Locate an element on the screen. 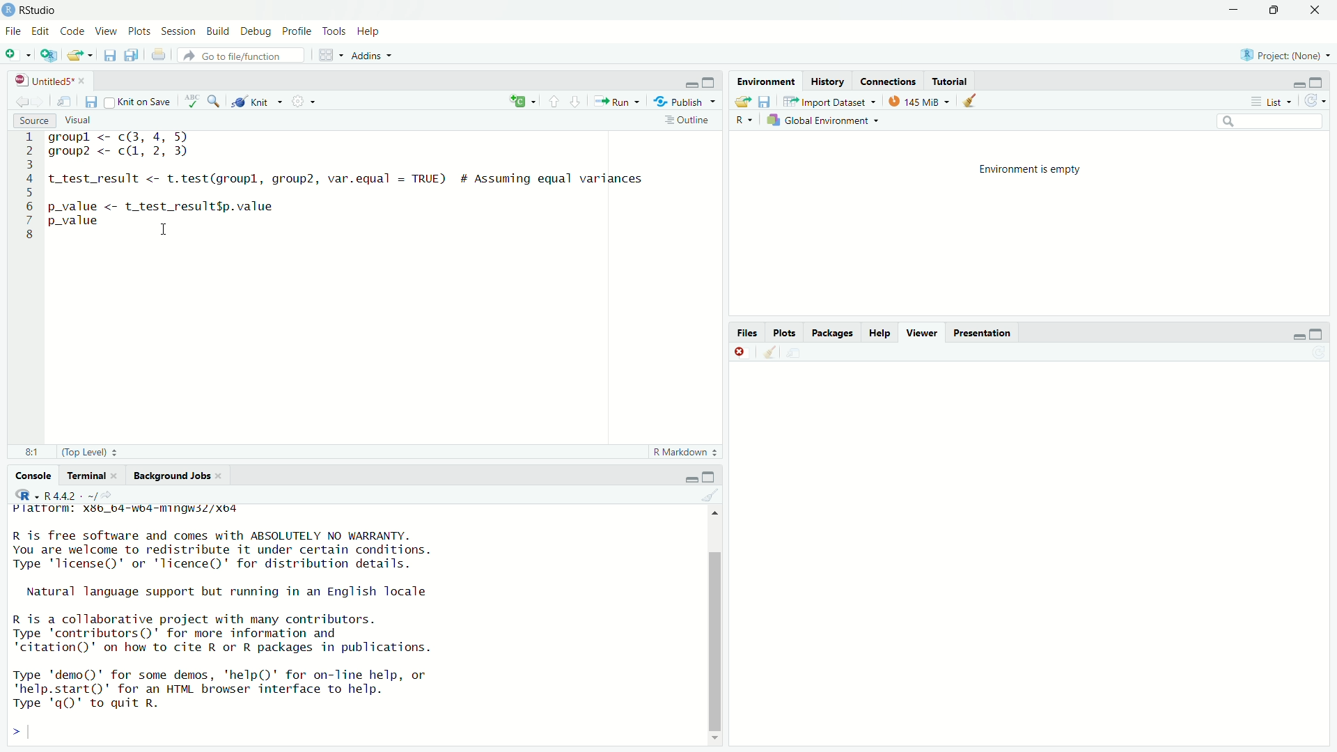 Image resolution: width=1337 pixels, height=752 pixels. go to previous section is located at coordinates (554, 100).